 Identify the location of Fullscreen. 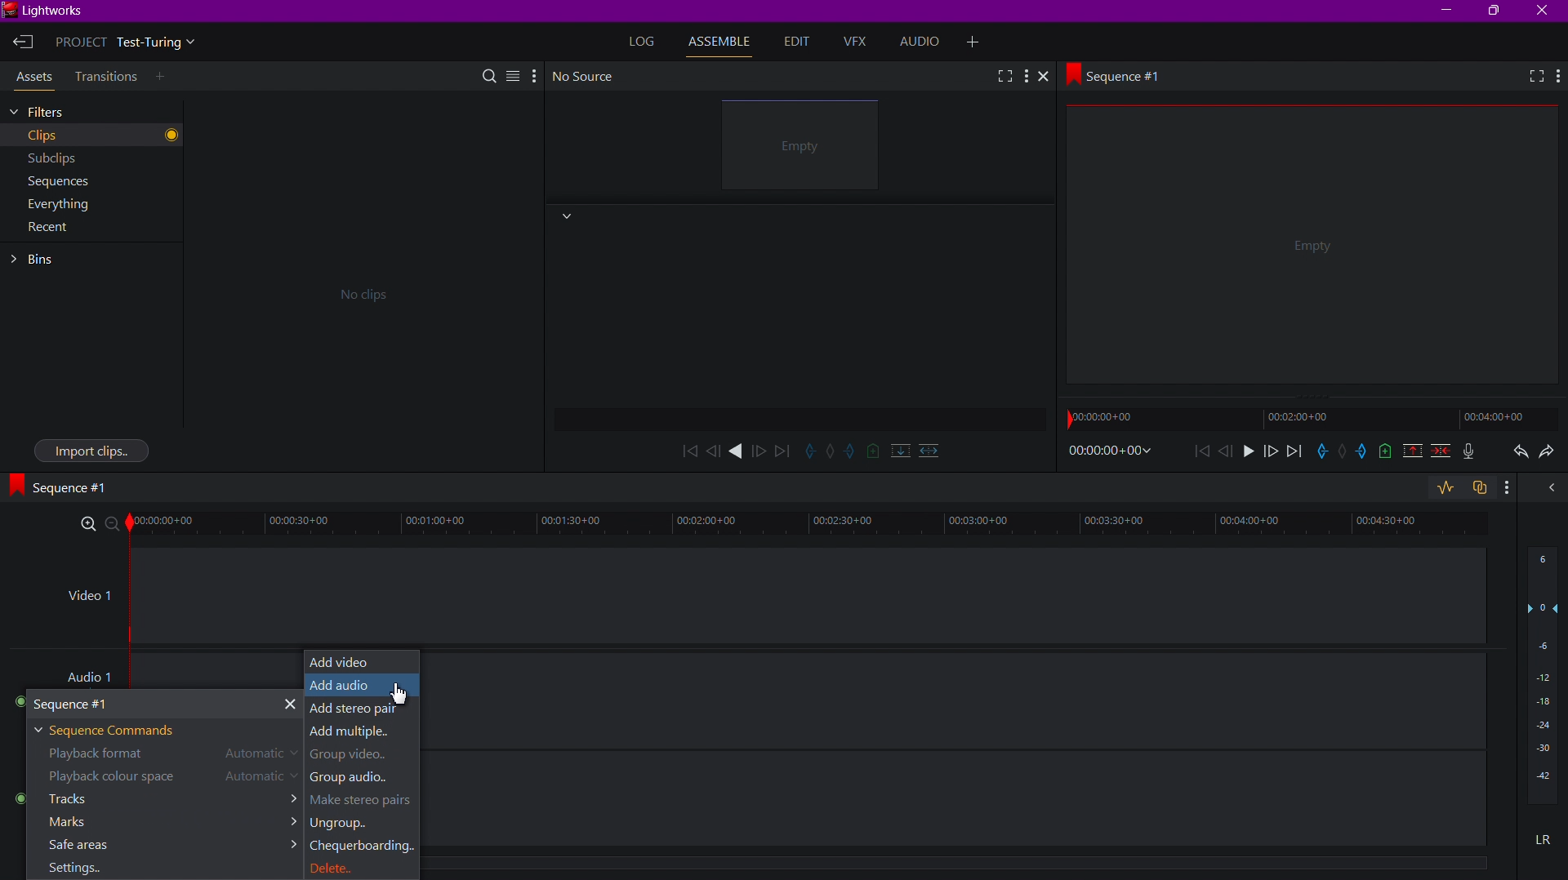
(1531, 78).